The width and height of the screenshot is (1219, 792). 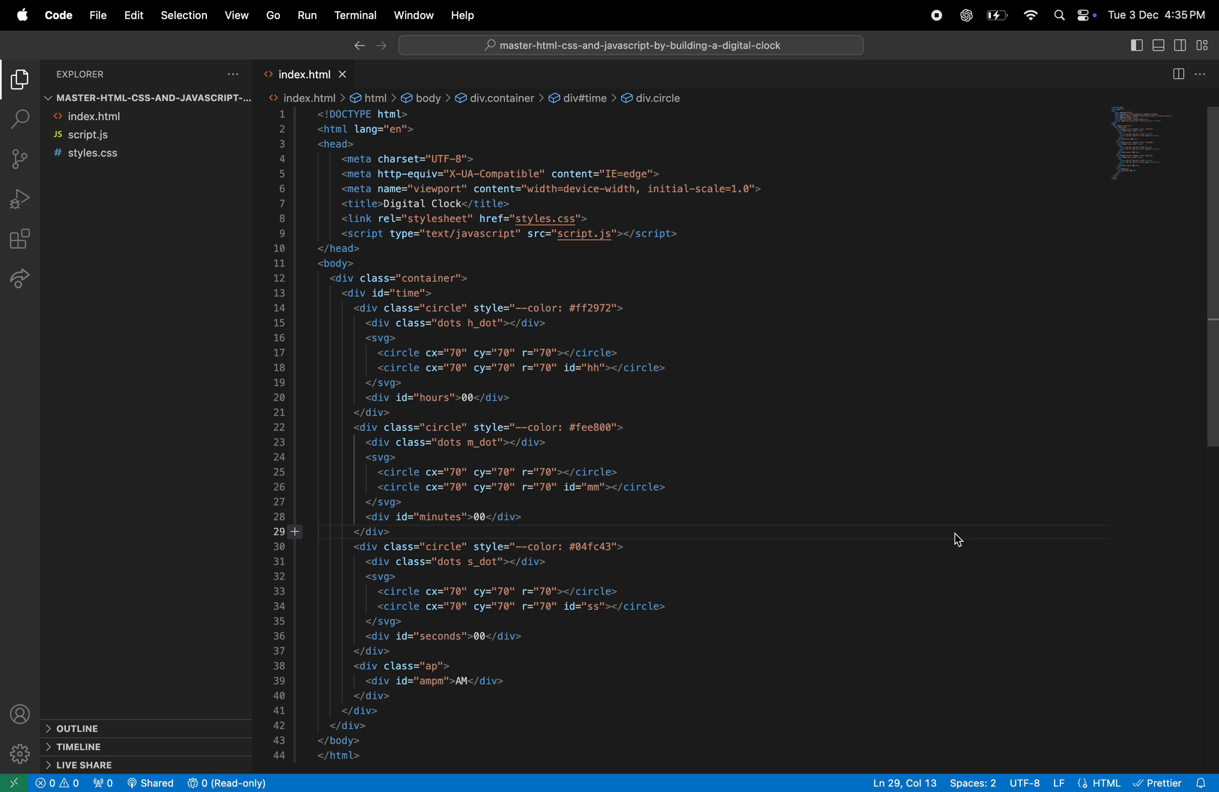 What do you see at coordinates (24, 282) in the screenshot?
I see `live share` at bounding box center [24, 282].